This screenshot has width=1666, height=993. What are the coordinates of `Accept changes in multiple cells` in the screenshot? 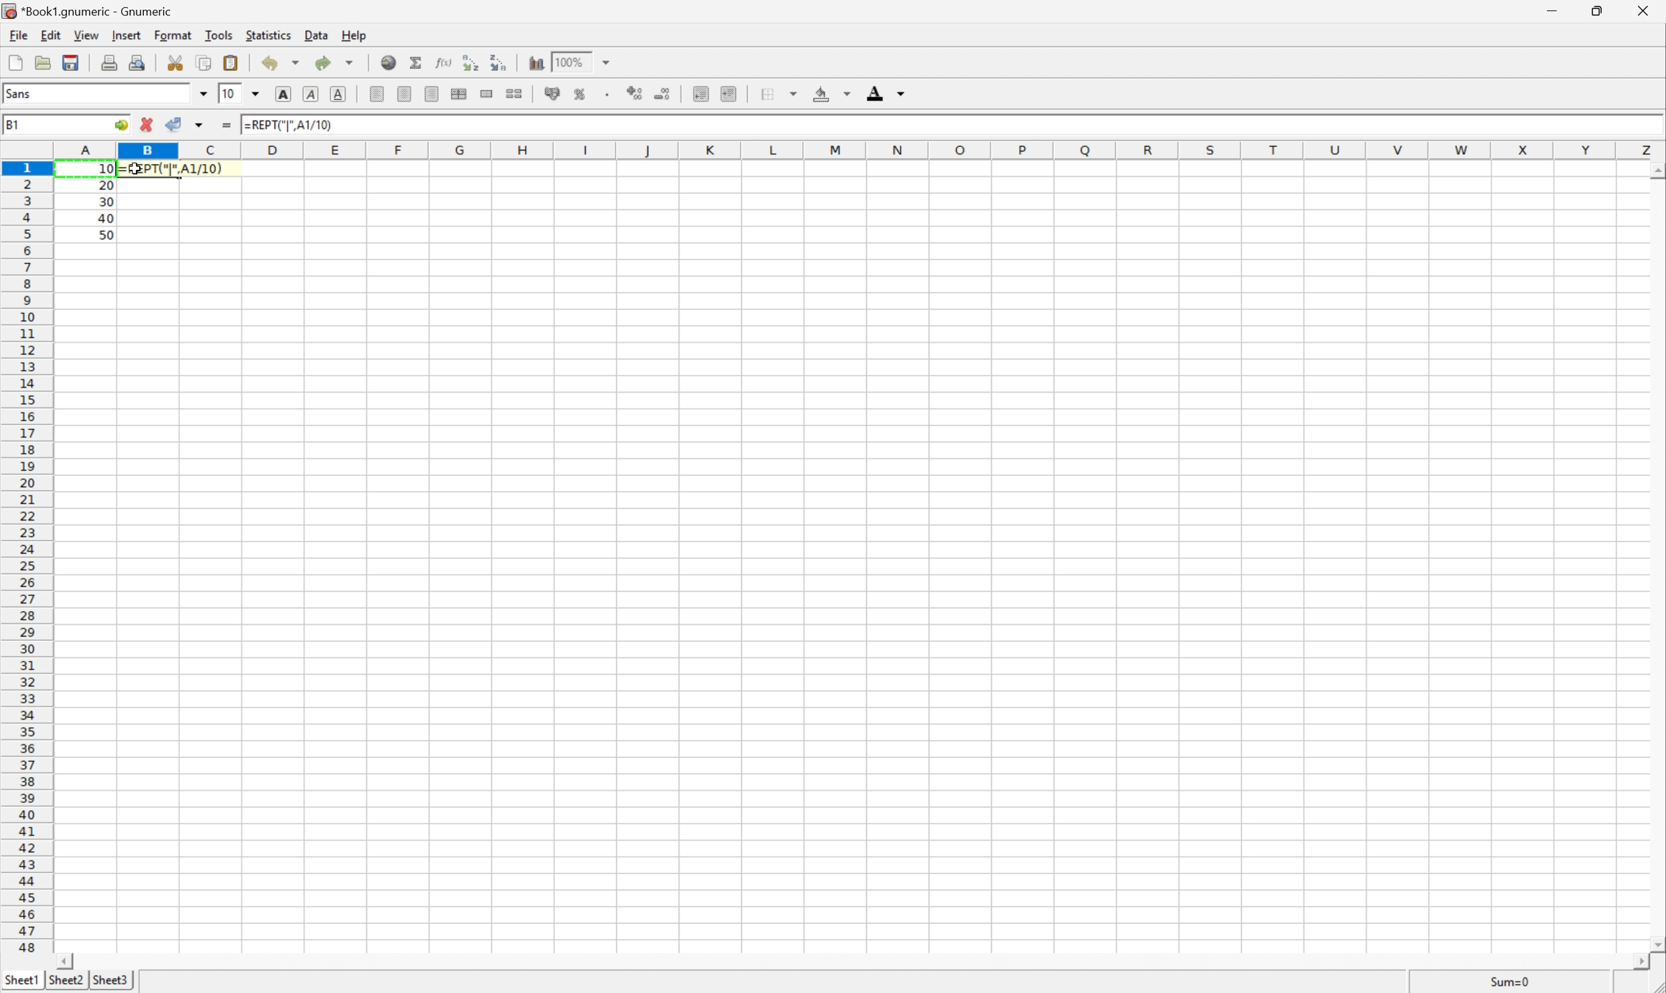 It's located at (201, 125).